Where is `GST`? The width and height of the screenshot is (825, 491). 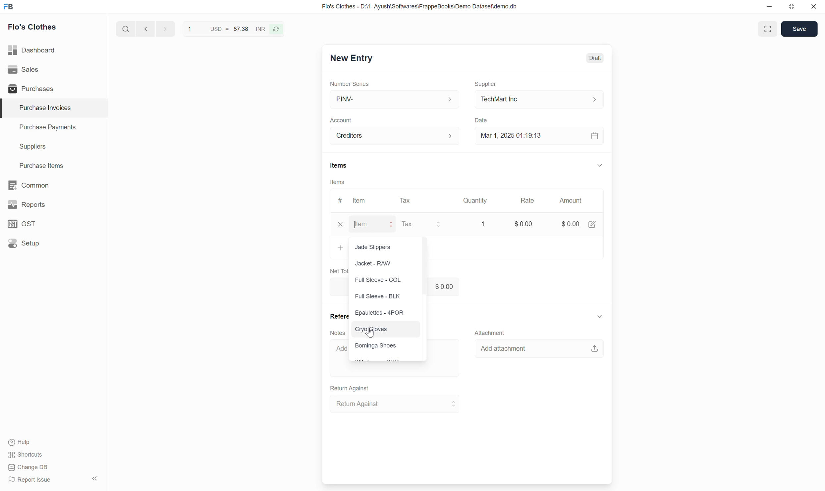 GST is located at coordinates (25, 224).